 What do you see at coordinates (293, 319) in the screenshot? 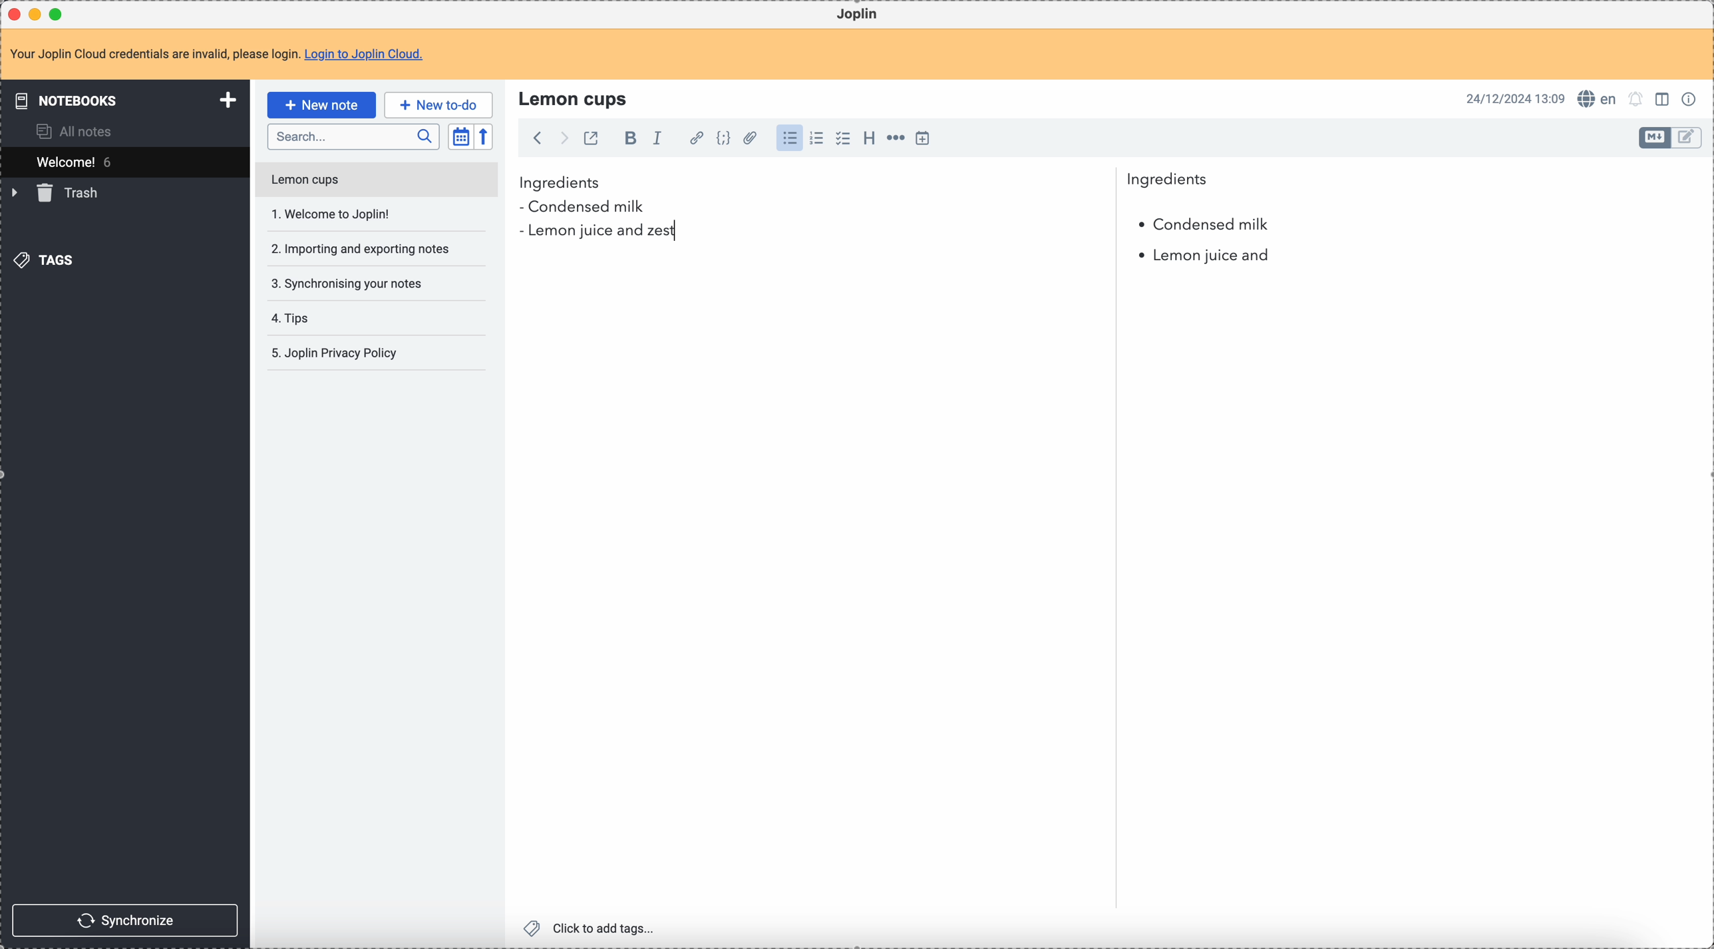
I see `tips` at bounding box center [293, 319].